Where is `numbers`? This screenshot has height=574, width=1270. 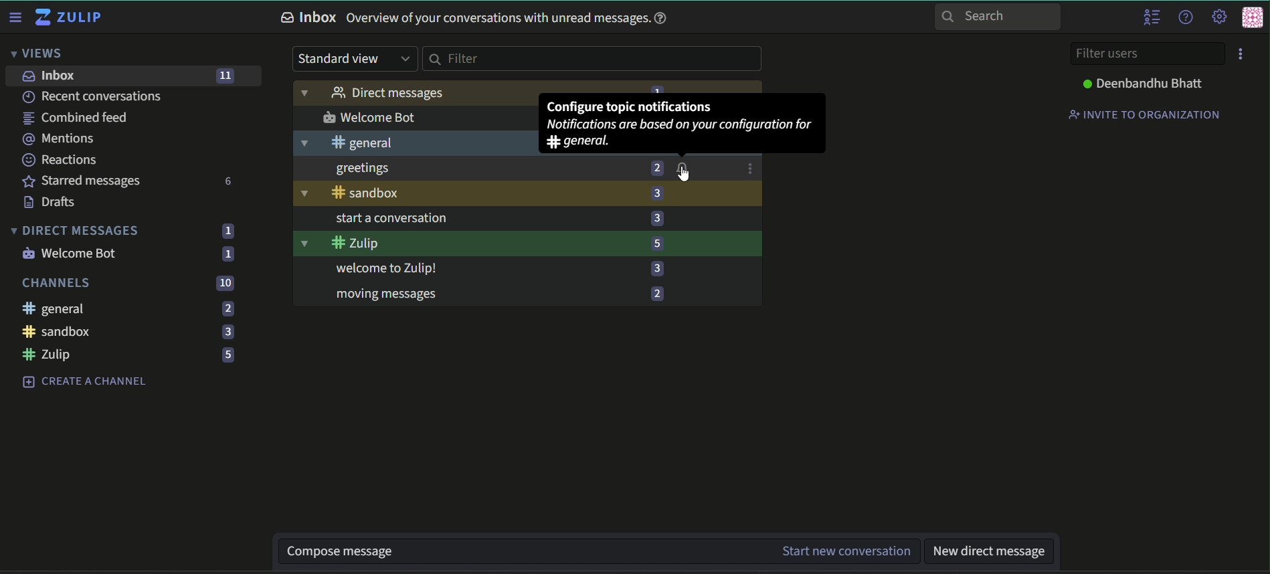
numbers is located at coordinates (230, 181).